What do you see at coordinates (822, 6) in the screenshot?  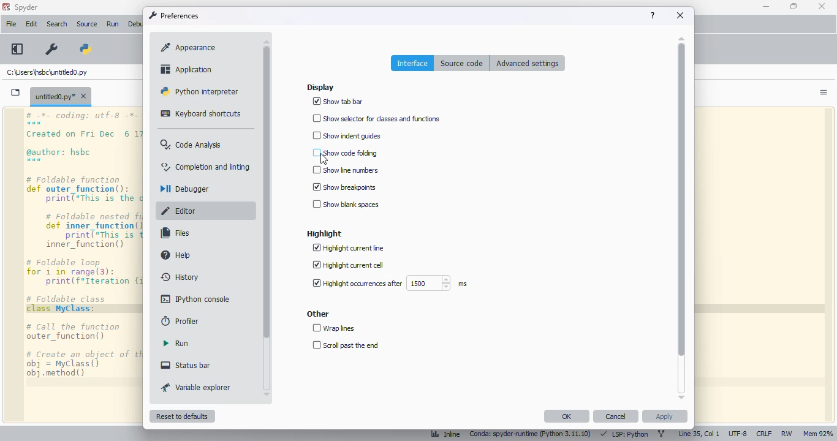 I see `close` at bounding box center [822, 6].